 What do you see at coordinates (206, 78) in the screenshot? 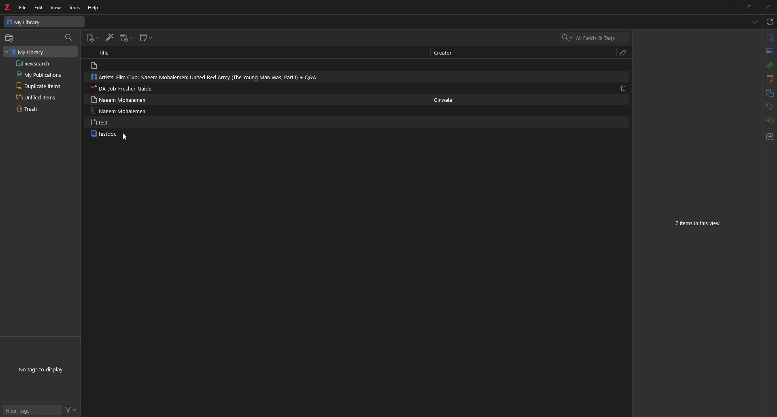
I see `Artists' Film Club: Naeem Mohaiemen: United Red Army (The Young Man Was, Part I) + Q&A` at bounding box center [206, 78].